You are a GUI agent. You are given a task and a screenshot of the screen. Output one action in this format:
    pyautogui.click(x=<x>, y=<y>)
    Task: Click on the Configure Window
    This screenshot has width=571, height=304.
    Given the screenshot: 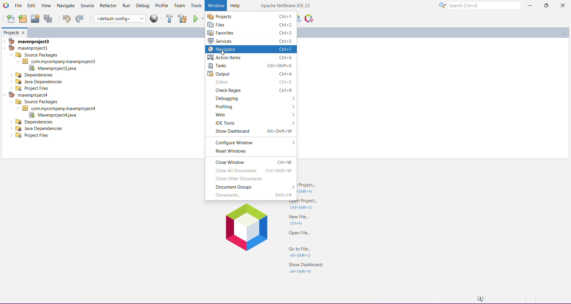 What is the action you would take?
    pyautogui.click(x=253, y=142)
    